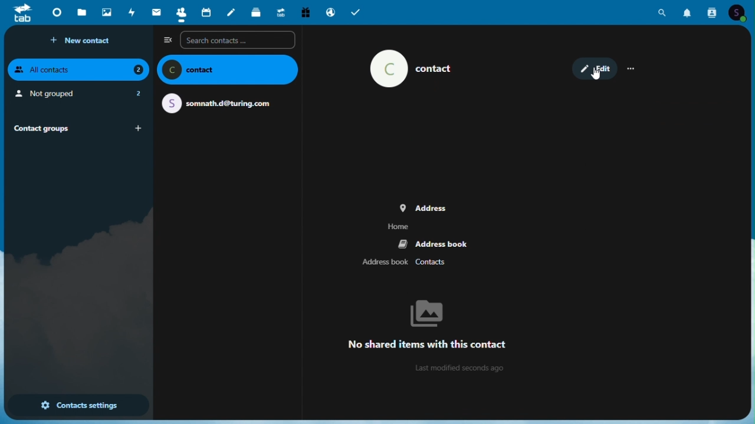 The image size is (755, 424). I want to click on Account icon, so click(742, 13).